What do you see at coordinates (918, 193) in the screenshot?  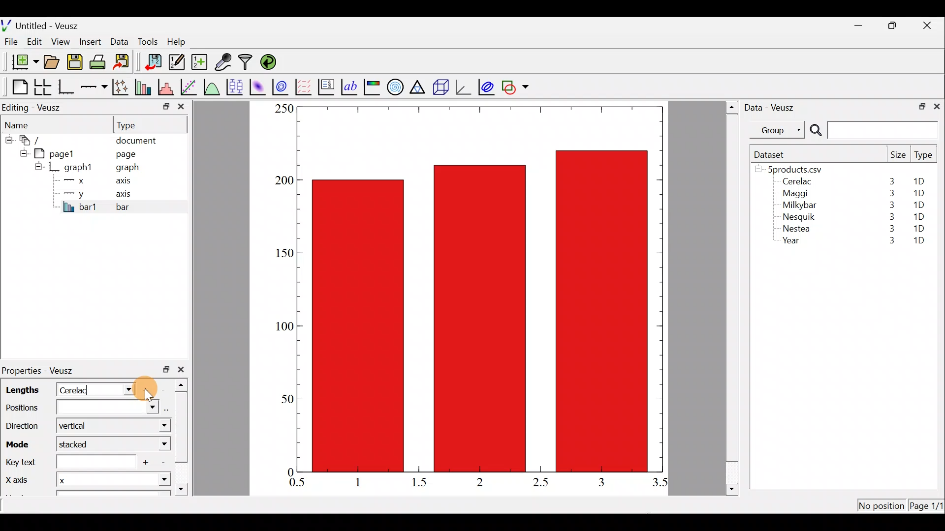 I see `1D` at bounding box center [918, 193].